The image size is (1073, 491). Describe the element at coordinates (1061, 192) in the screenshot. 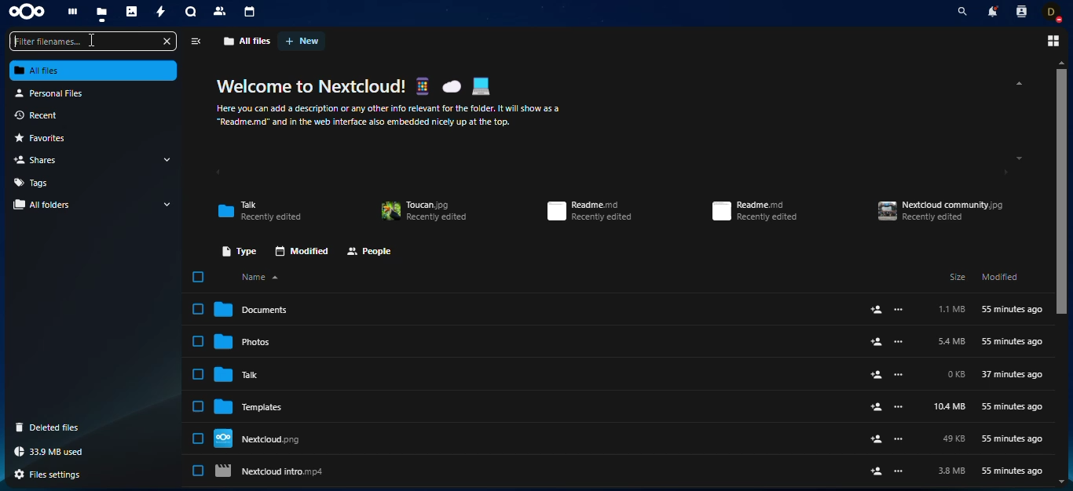

I see `scroll bar` at that location.